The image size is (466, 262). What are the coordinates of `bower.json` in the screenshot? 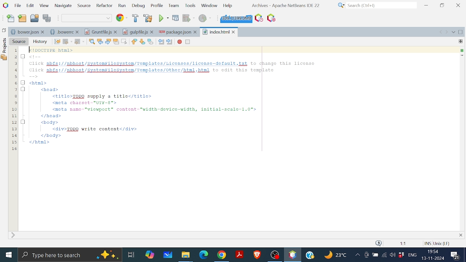 It's located at (24, 32).